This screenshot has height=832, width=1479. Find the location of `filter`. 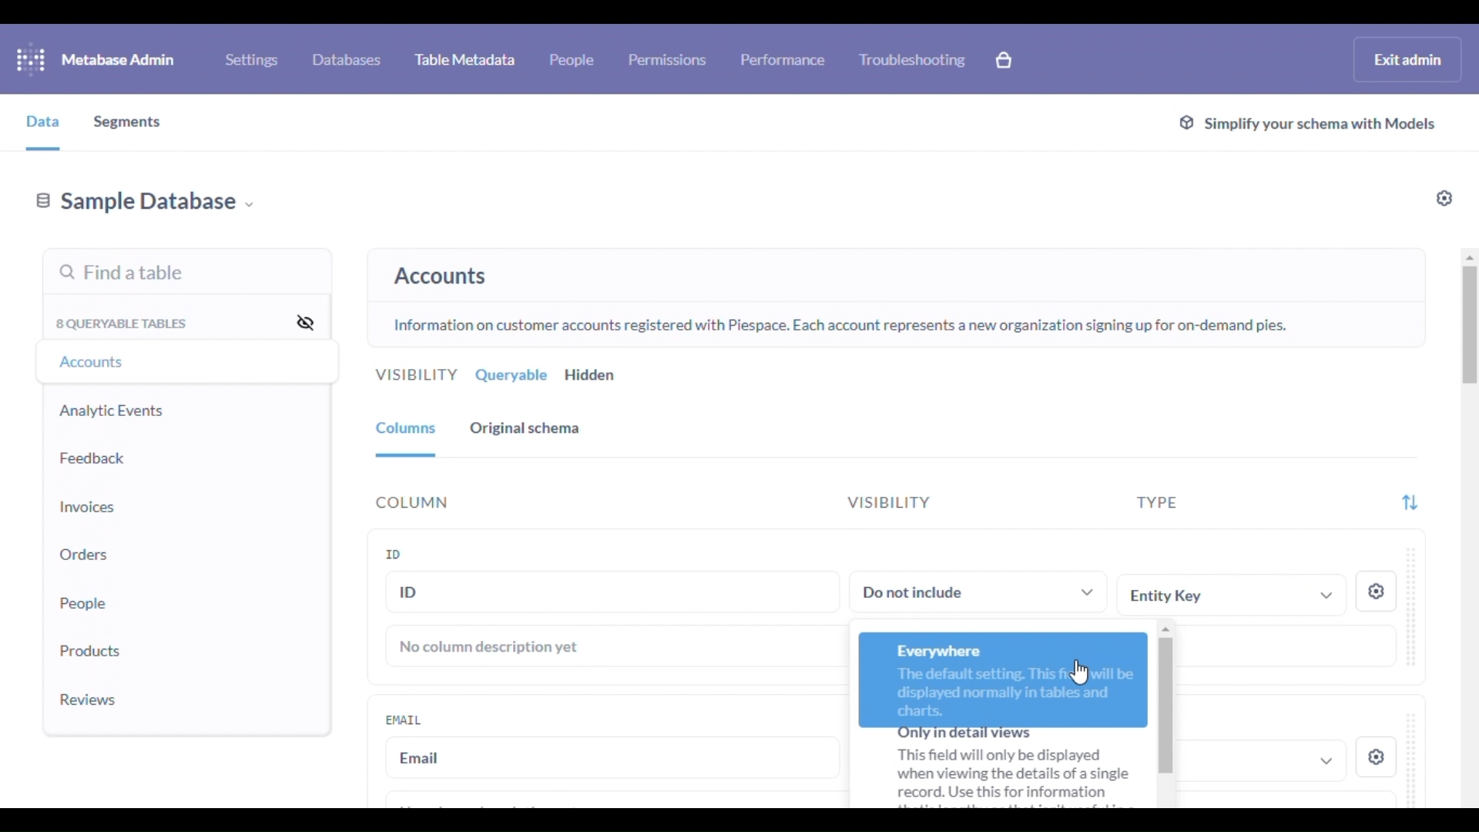

filter is located at coordinates (1410, 504).